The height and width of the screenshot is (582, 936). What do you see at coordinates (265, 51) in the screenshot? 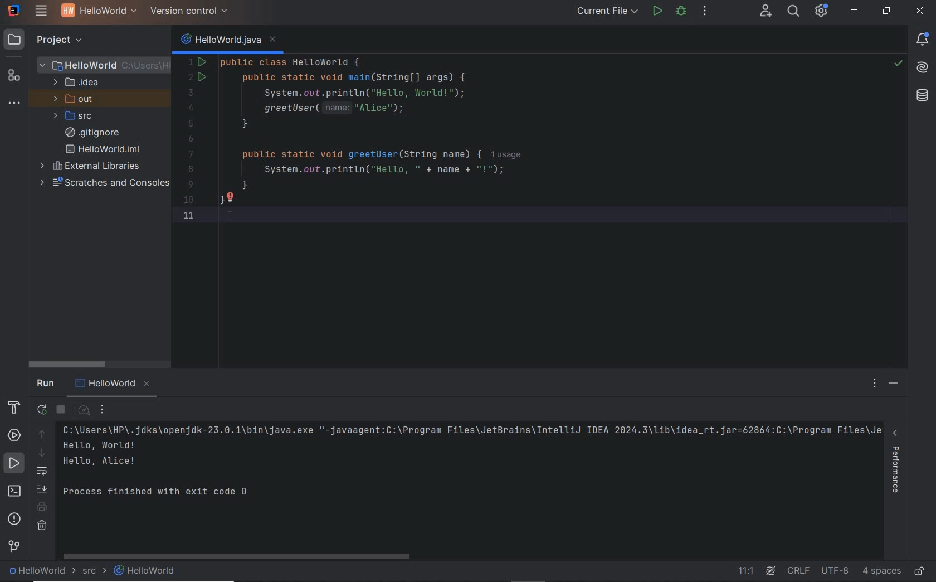
I see `Code running` at bounding box center [265, 51].